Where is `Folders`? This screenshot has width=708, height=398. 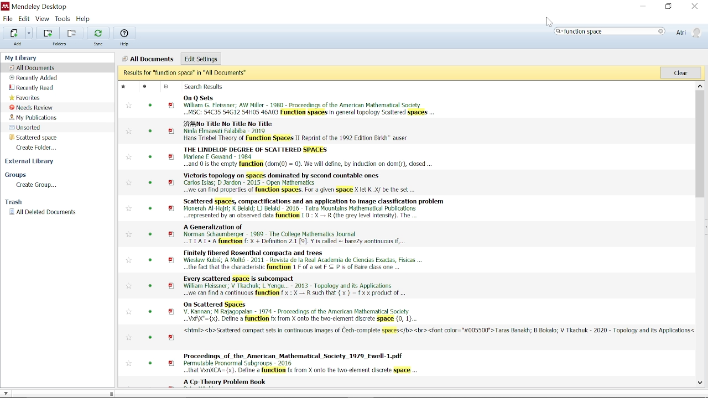 Folders is located at coordinates (59, 44).